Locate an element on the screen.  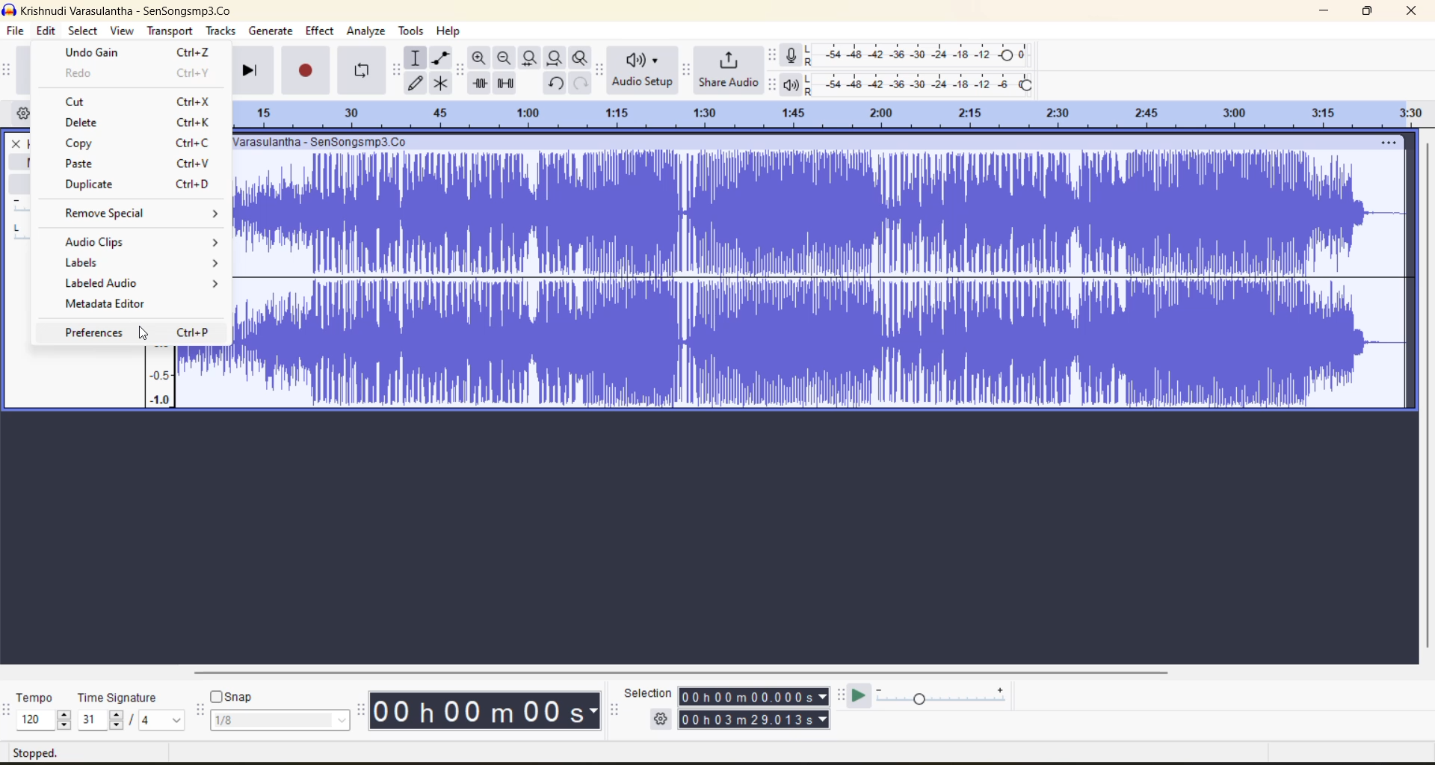
tools is located at coordinates (412, 31).